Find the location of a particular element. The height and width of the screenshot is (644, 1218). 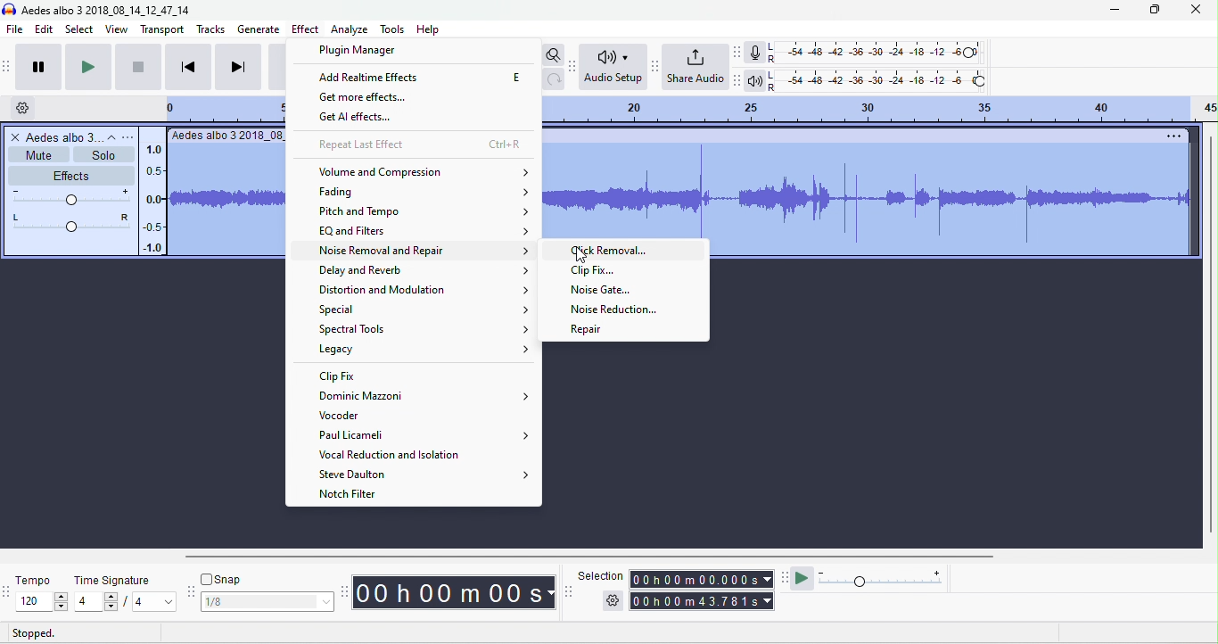

share audio is located at coordinates (696, 68).